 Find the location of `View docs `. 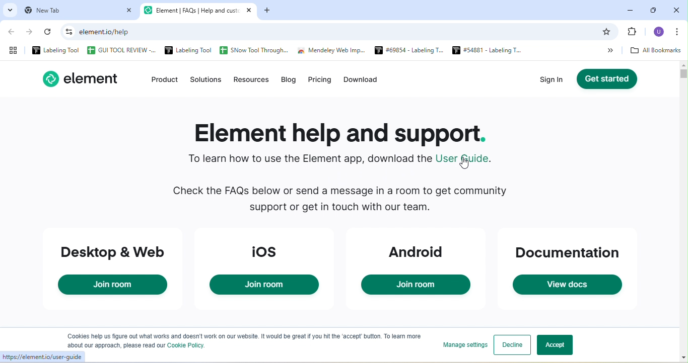

View docs  is located at coordinates (571, 284).